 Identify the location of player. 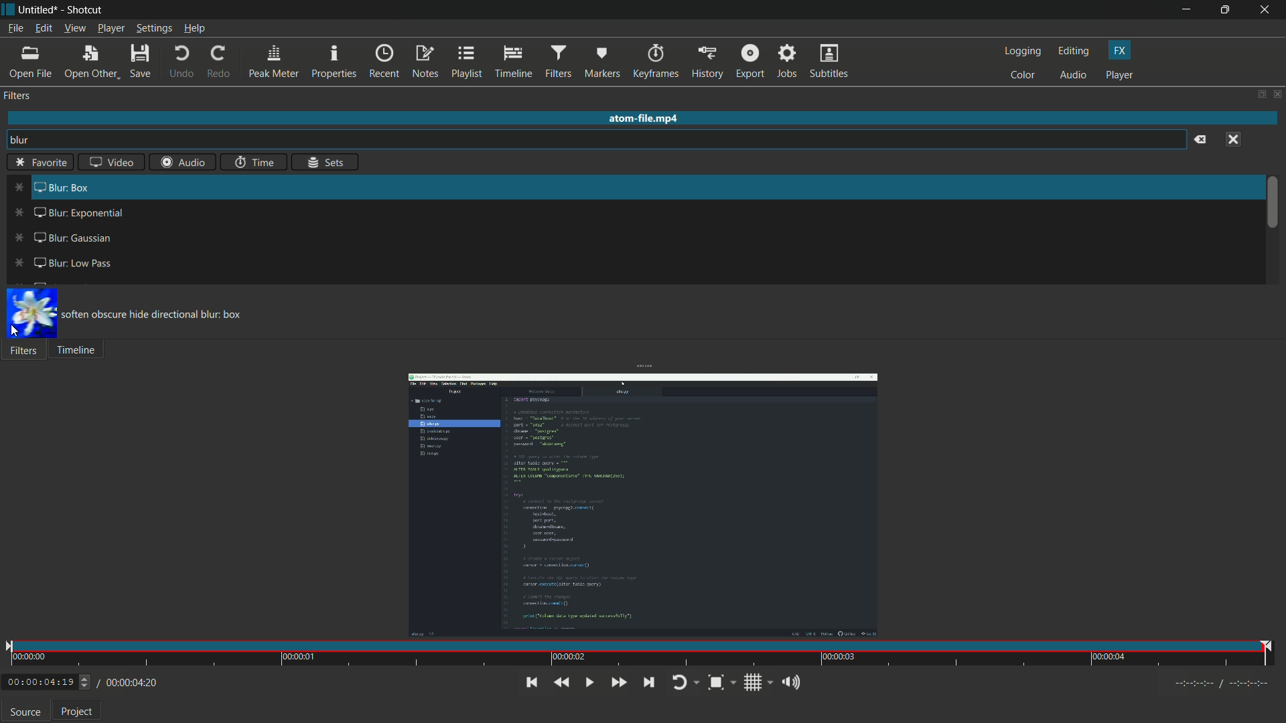
(1120, 74).